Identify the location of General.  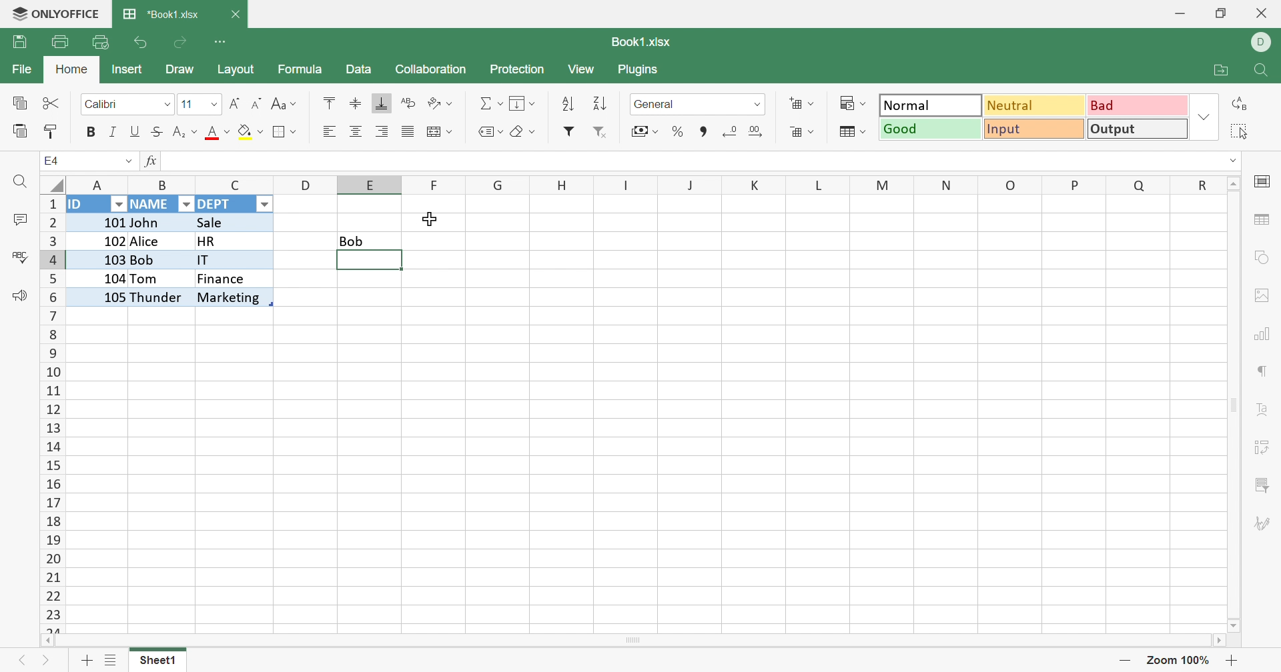
(657, 104).